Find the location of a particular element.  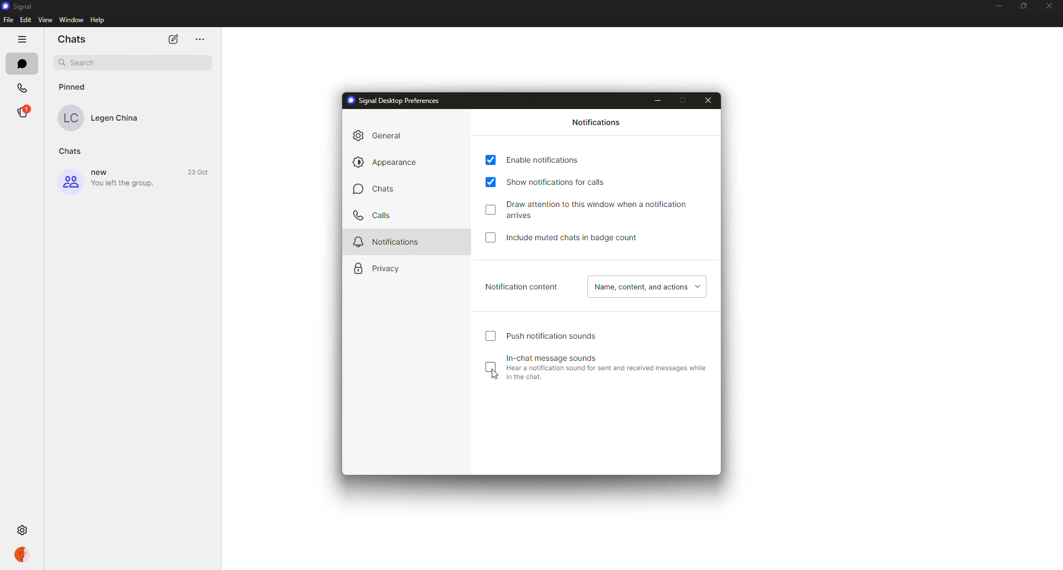

You left the group. is located at coordinates (124, 184).